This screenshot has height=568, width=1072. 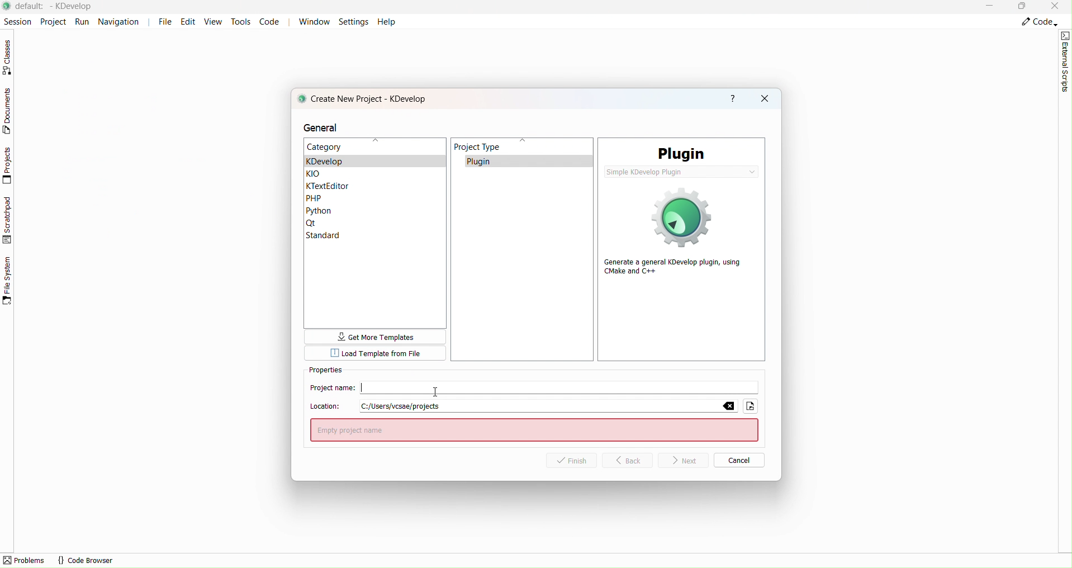 What do you see at coordinates (1038, 22) in the screenshot?
I see `Code` at bounding box center [1038, 22].